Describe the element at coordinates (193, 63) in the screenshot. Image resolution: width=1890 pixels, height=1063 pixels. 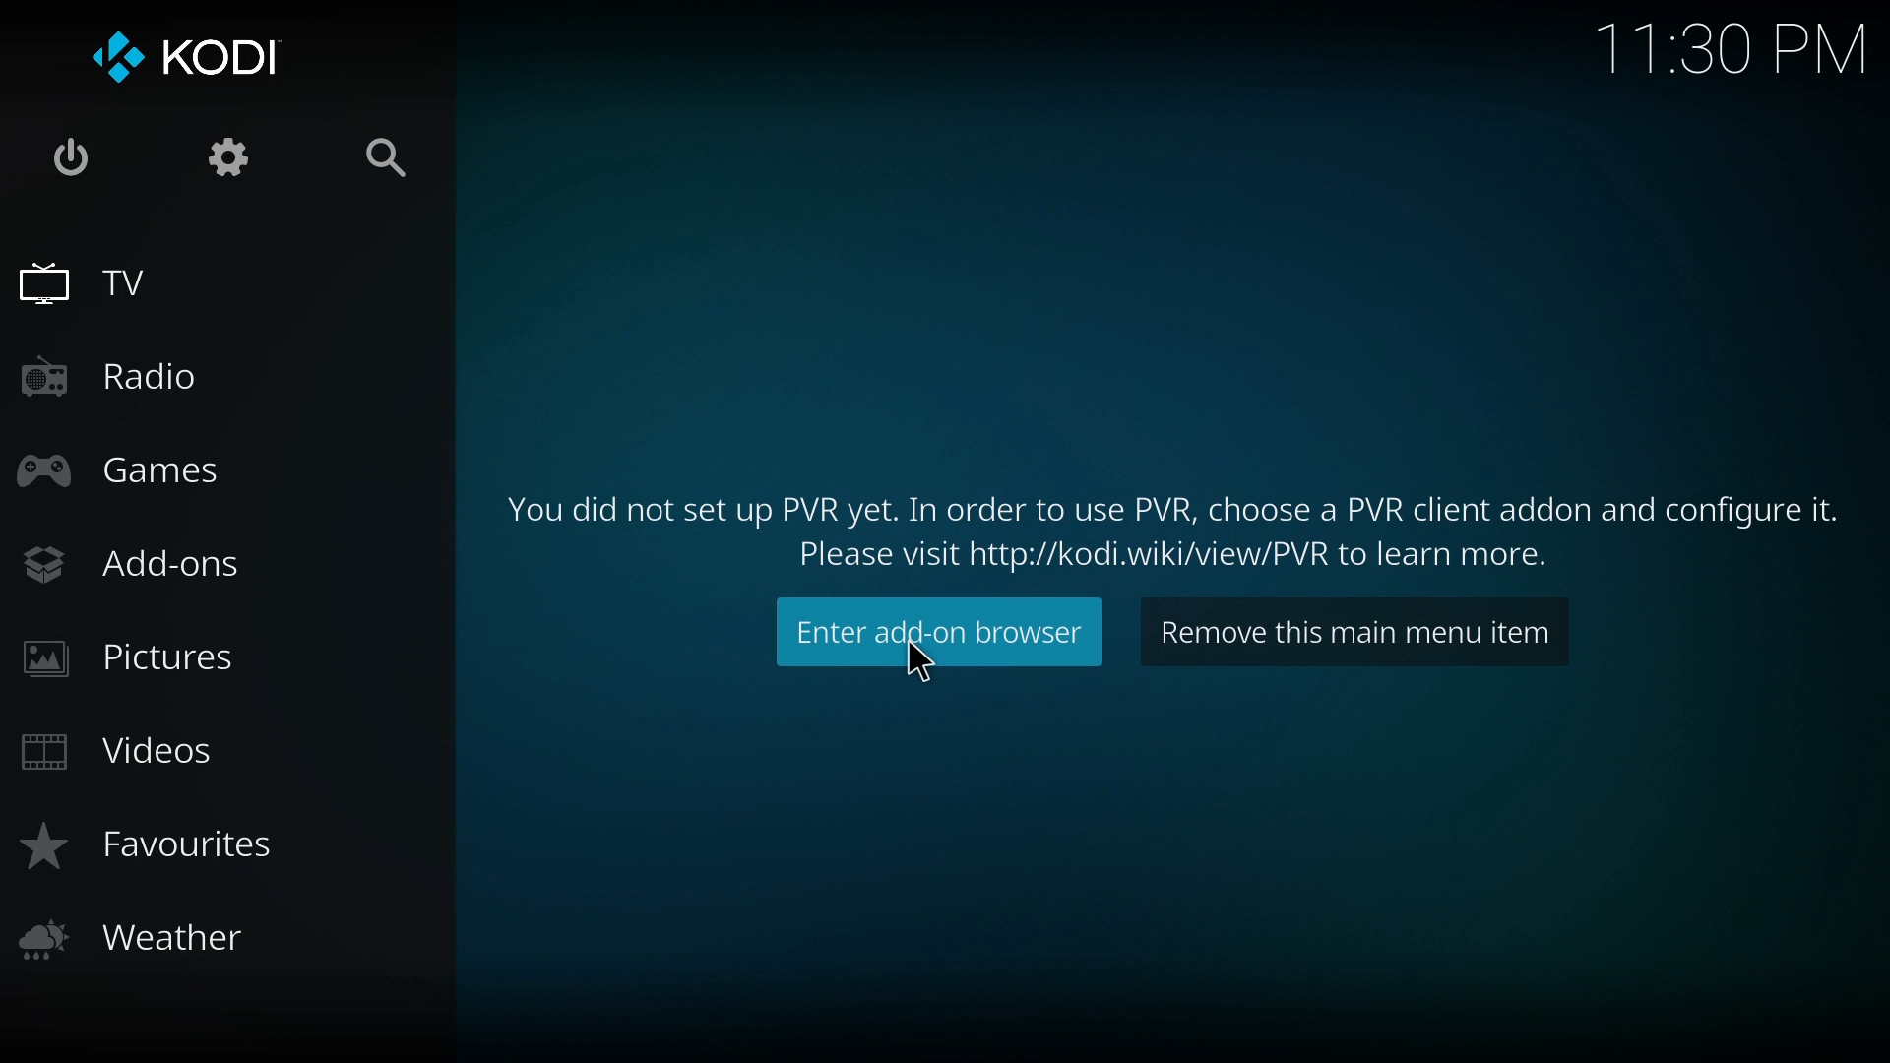
I see `Kodi` at that location.